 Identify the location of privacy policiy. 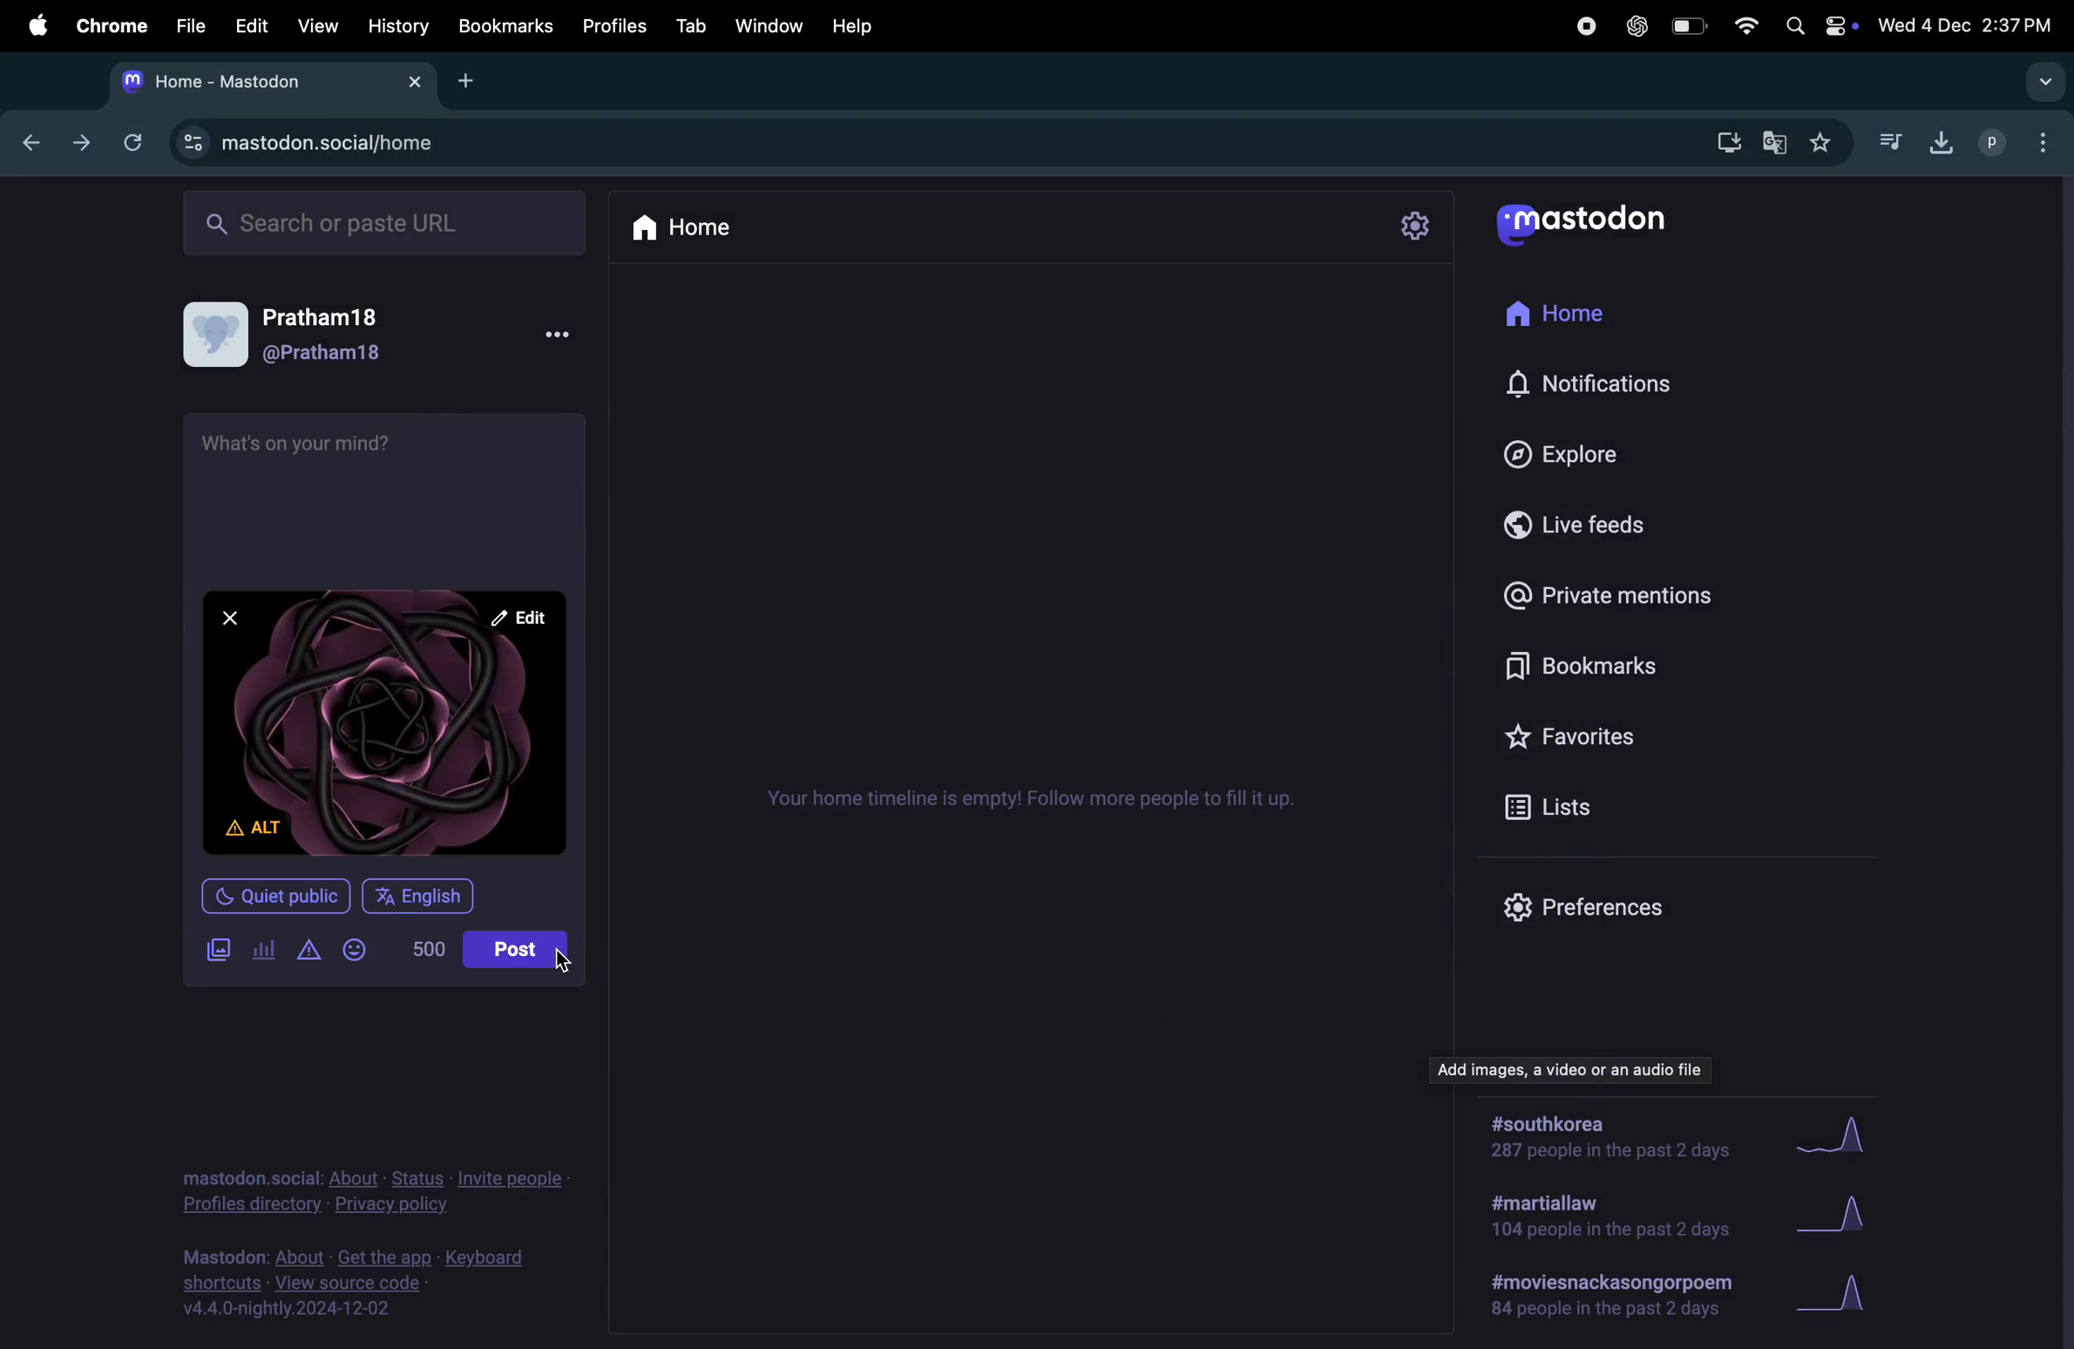
(377, 1188).